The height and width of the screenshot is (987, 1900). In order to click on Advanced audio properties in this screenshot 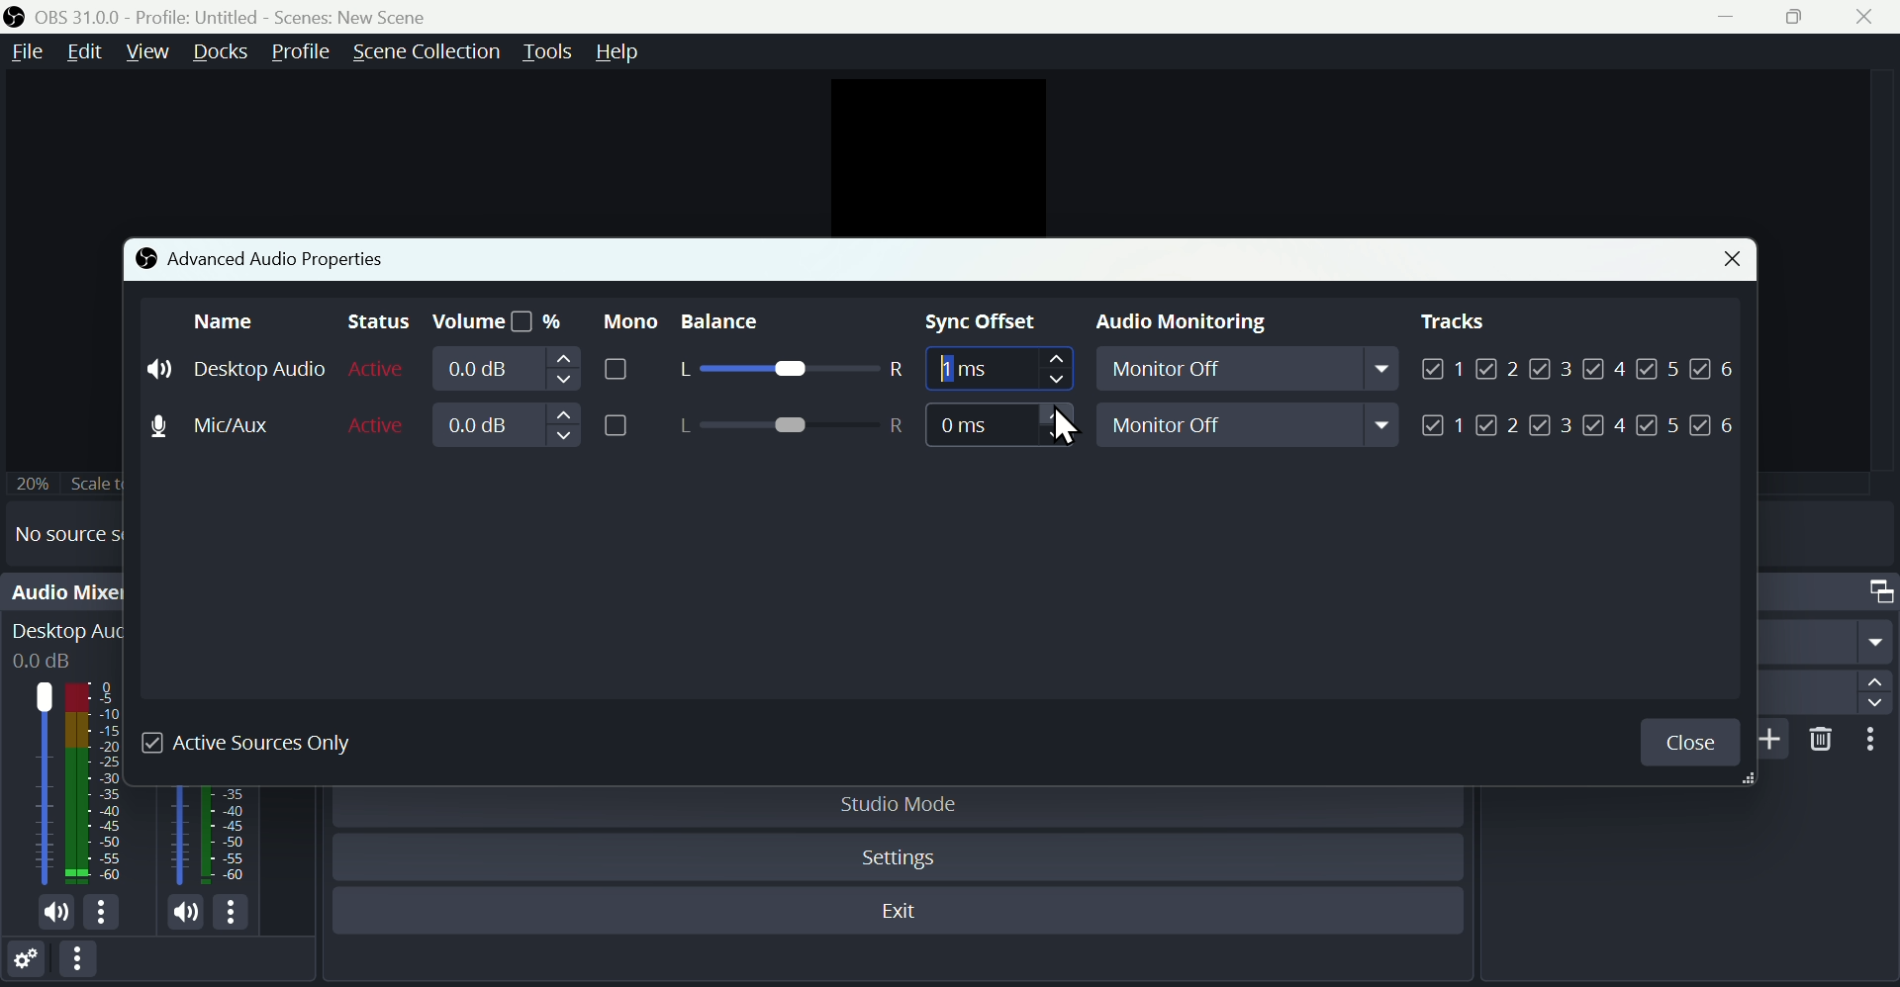, I will do `click(261, 257)`.